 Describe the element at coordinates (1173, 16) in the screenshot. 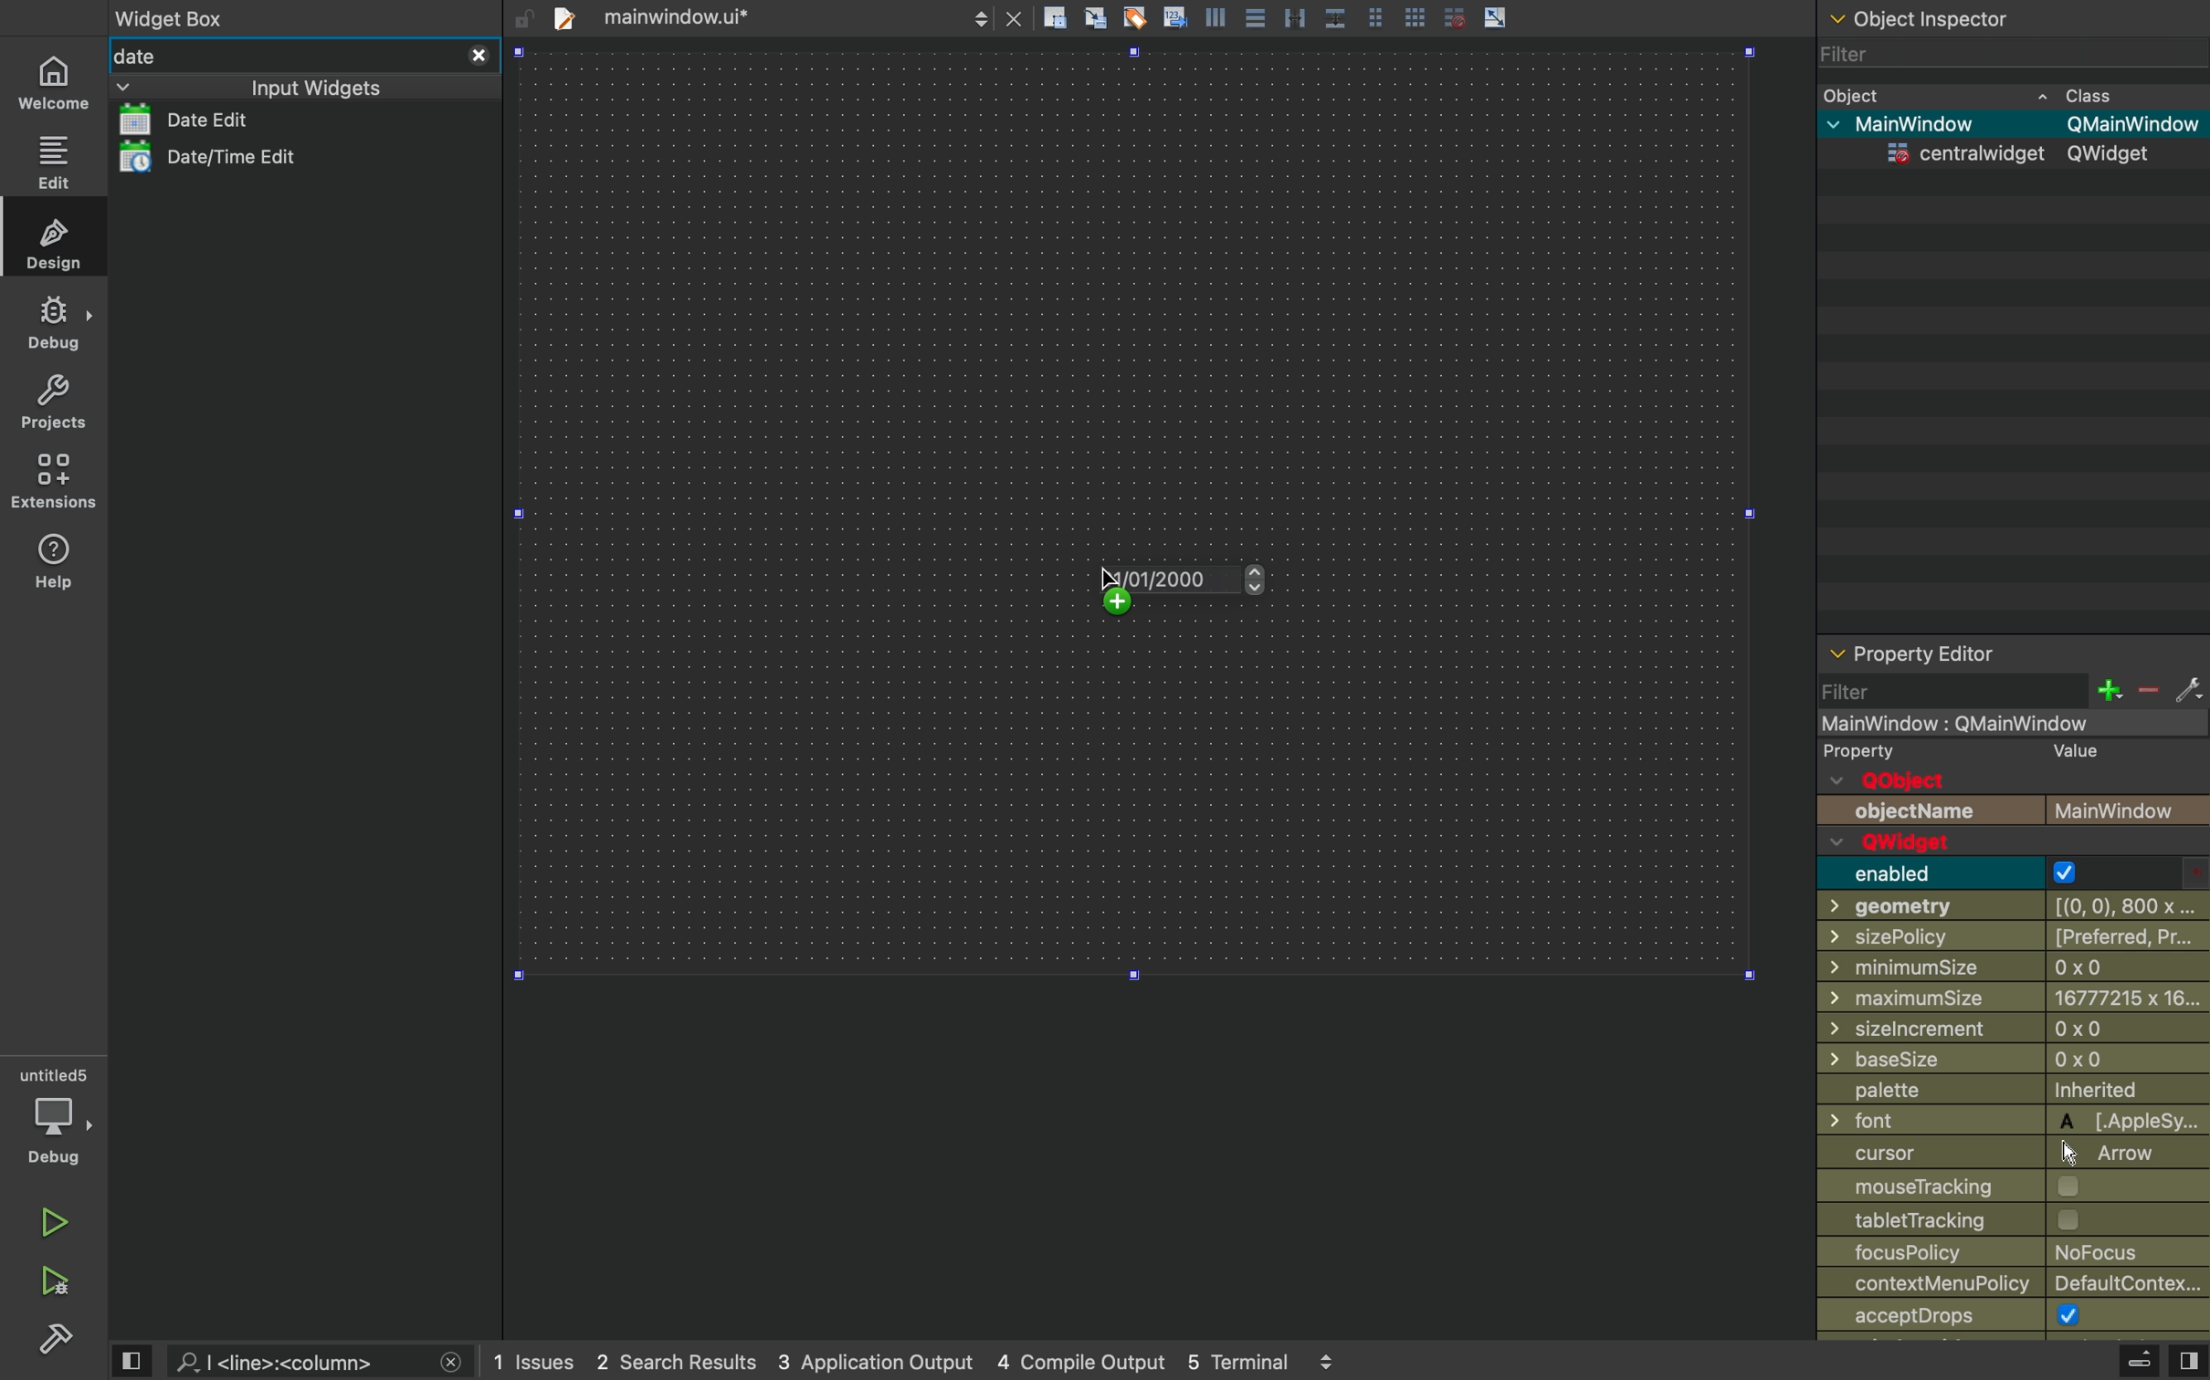

I see `insert text` at that location.